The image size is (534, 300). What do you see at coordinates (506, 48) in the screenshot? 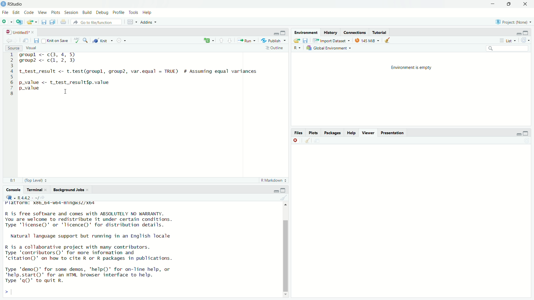
I see `search` at bounding box center [506, 48].